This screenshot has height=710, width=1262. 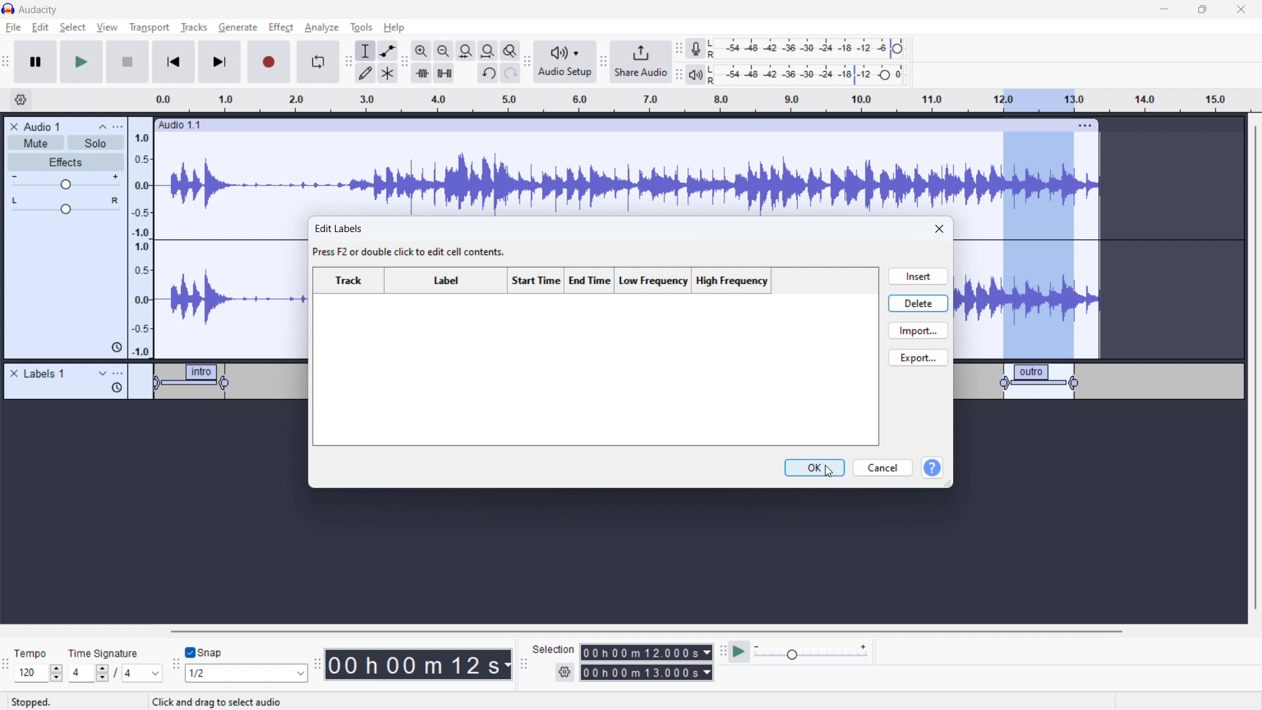 What do you see at coordinates (653, 281) in the screenshot?
I see `low frequency` at bounding box center [653, 281].